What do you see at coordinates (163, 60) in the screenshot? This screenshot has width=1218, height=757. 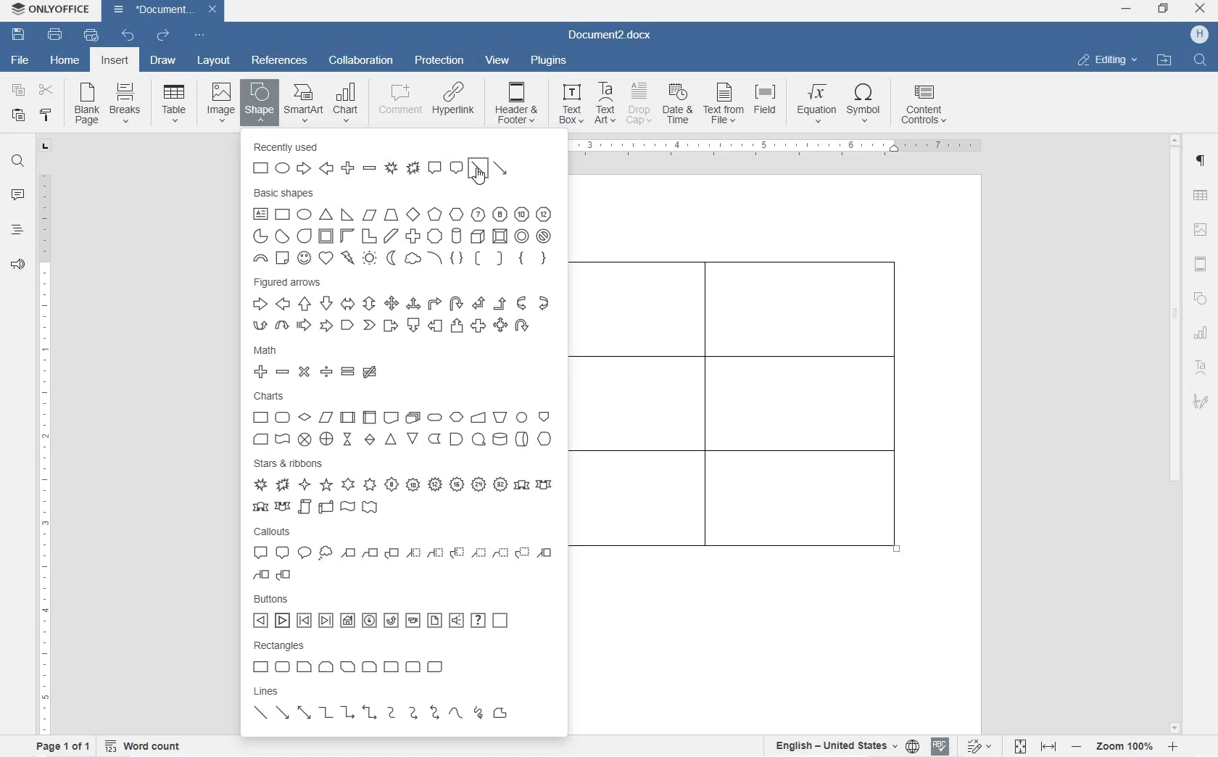 I see `draw` at bounding box center [163, 60].